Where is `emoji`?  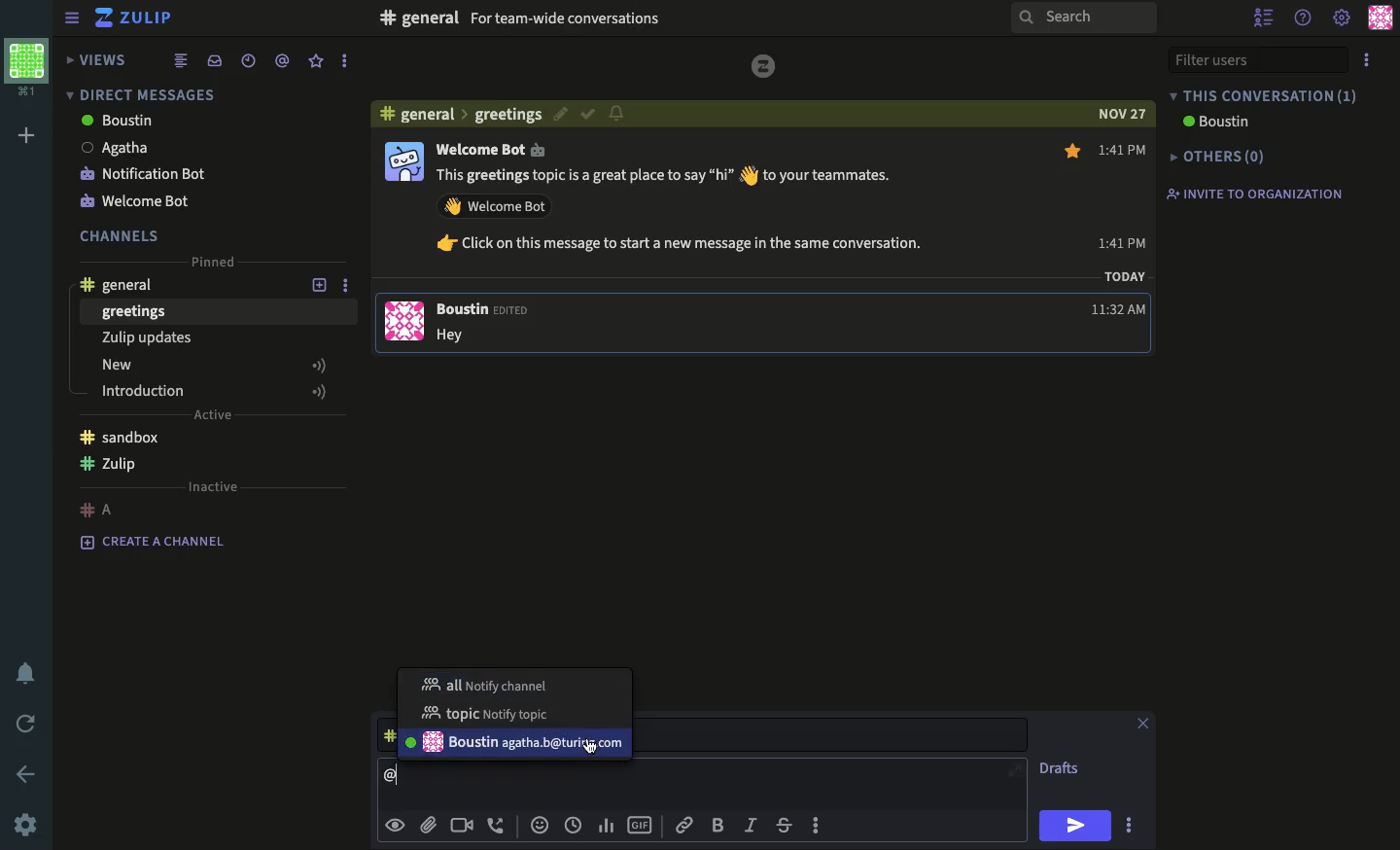
emoji is located at coordinates (540, 825).